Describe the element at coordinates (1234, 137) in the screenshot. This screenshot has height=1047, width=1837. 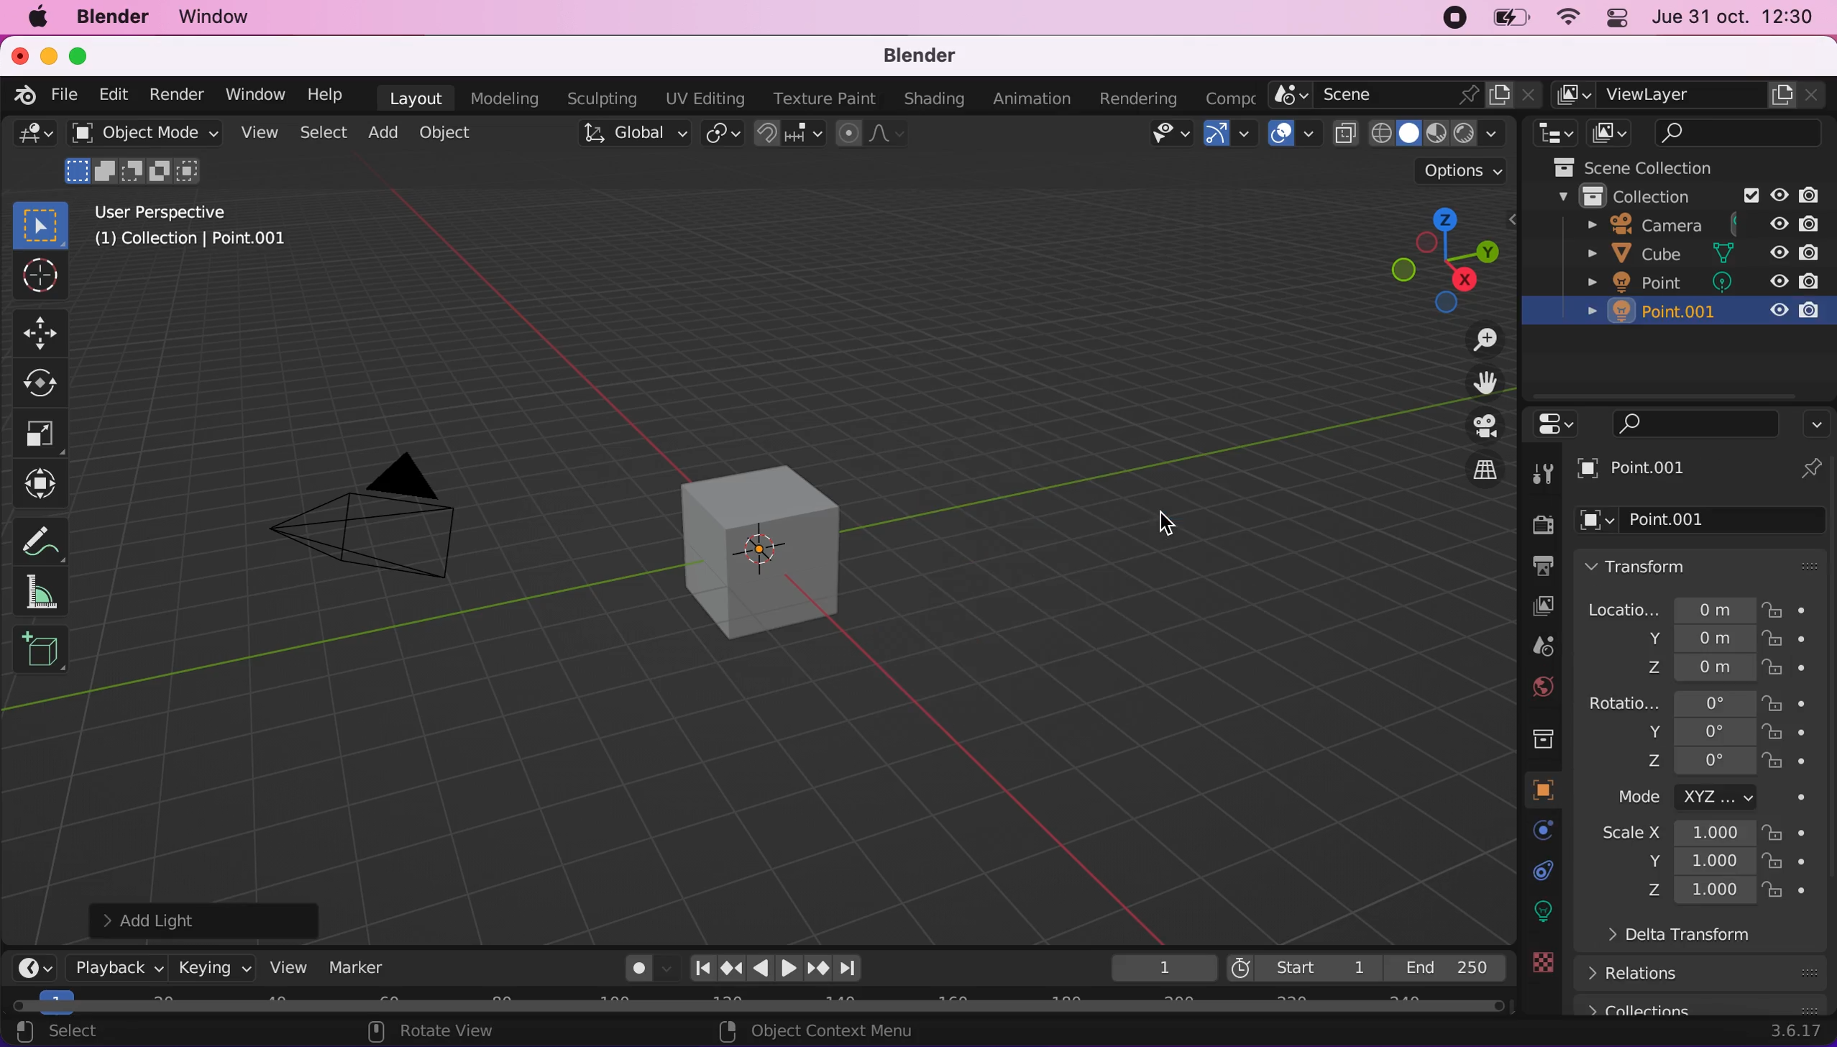
I see `gizmos` at that location.